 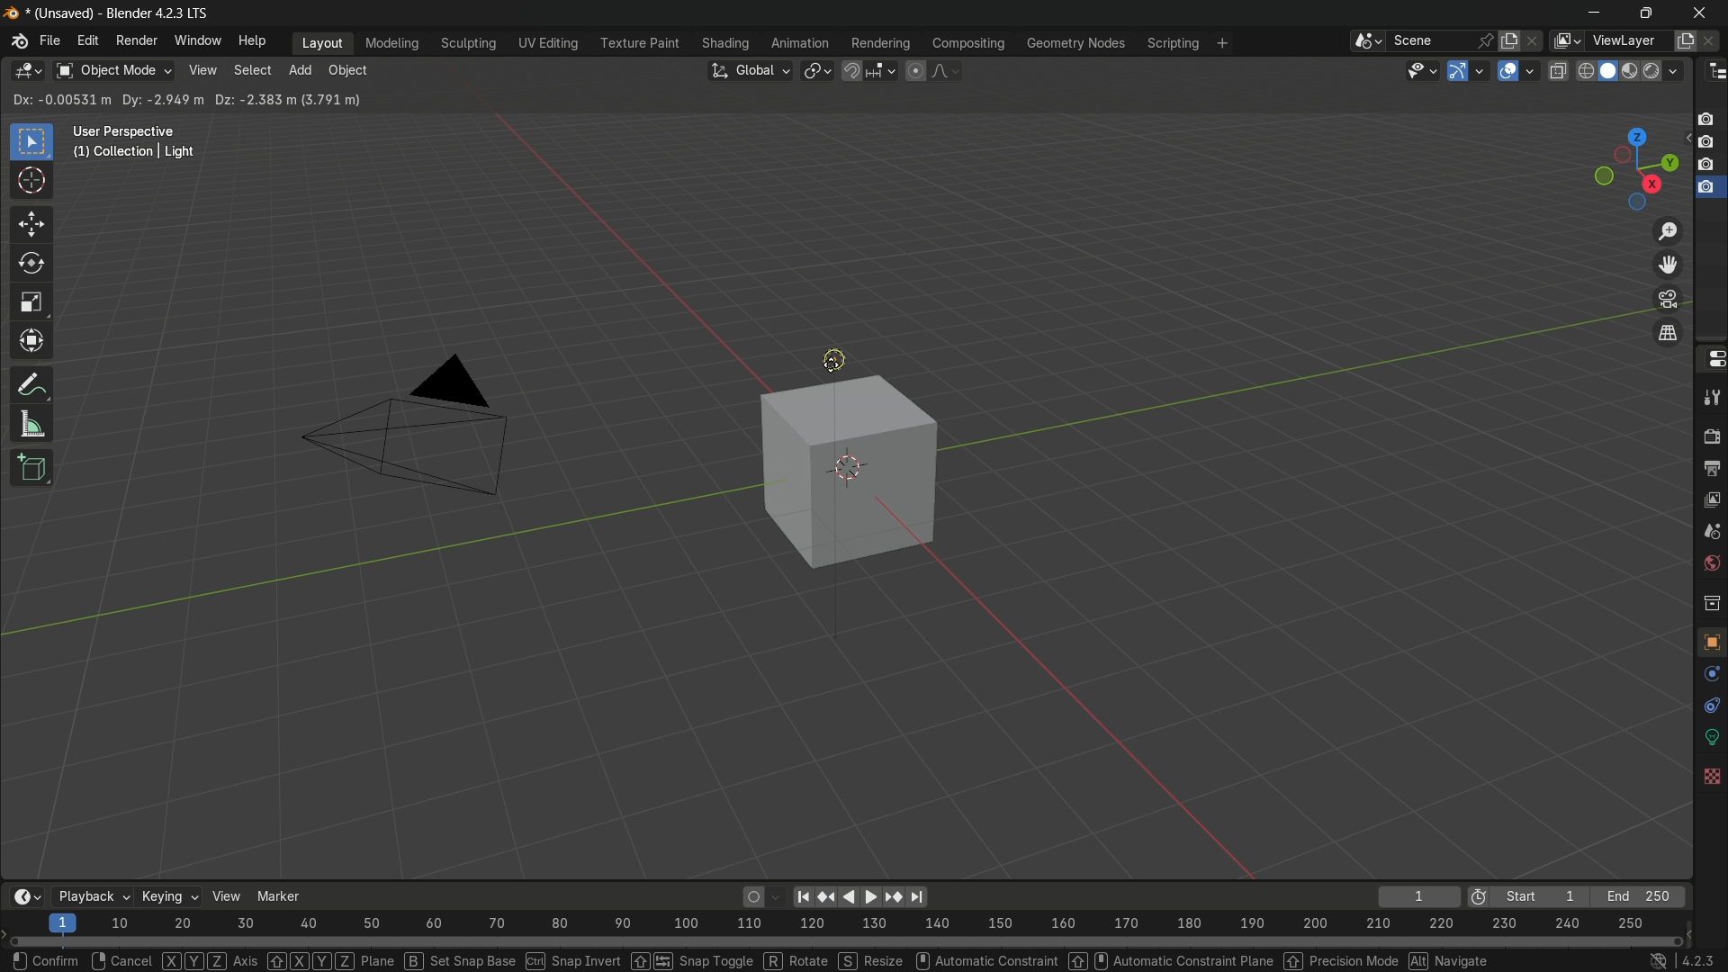 I want to click on toggle x-ray, so click(x=1559, y=72).